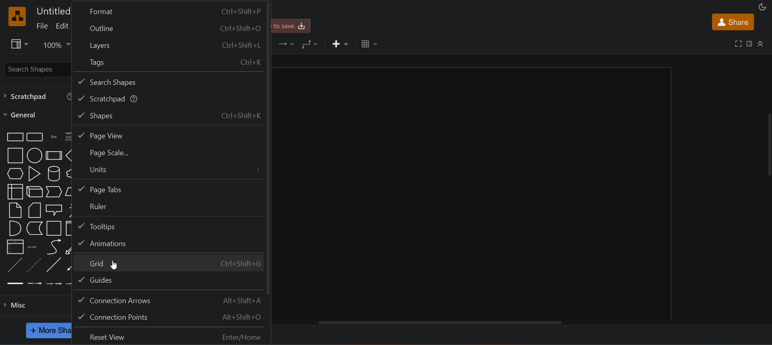 This screenshot has height=345, width=772. Describe the element at coordinates (172, 263) in the screenshot. I see `grid` at that location.